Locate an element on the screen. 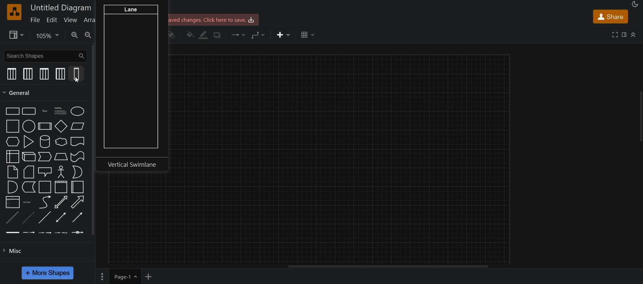 Image resolution: width=643 pixels, height=284 pixels. add new page is located at coordinates (153, 276).